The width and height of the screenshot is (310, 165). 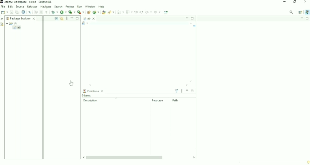 What do you see at coordinates (176, 100) in the screenshot?
I see `Path` at bounding box center [176, 100].